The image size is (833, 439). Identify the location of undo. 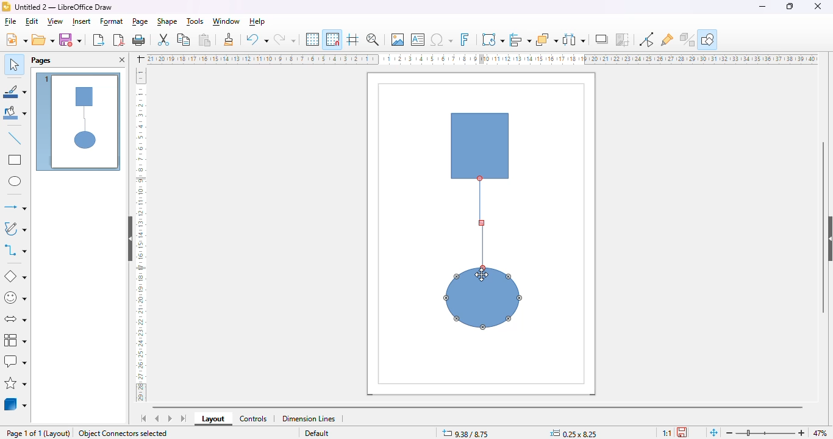
(257, 40).